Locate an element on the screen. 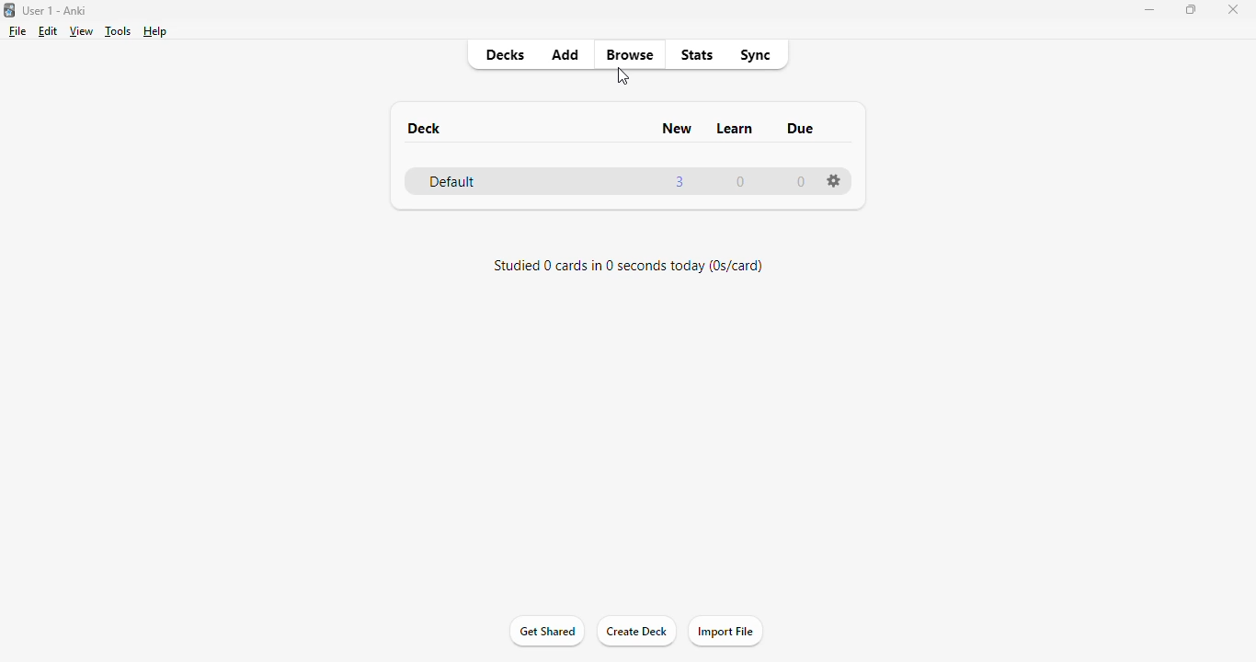  User 1- Anki is located at coordinates (57, 11).